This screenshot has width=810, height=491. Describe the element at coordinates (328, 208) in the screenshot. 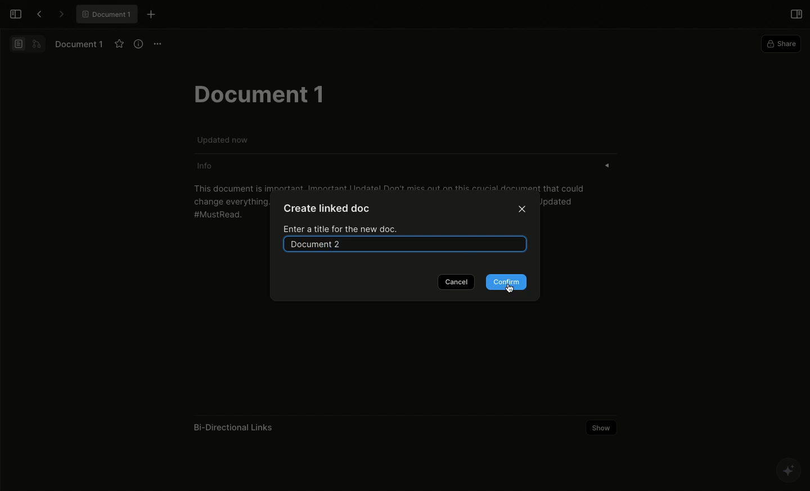

I see `Create linked doc` at that location.